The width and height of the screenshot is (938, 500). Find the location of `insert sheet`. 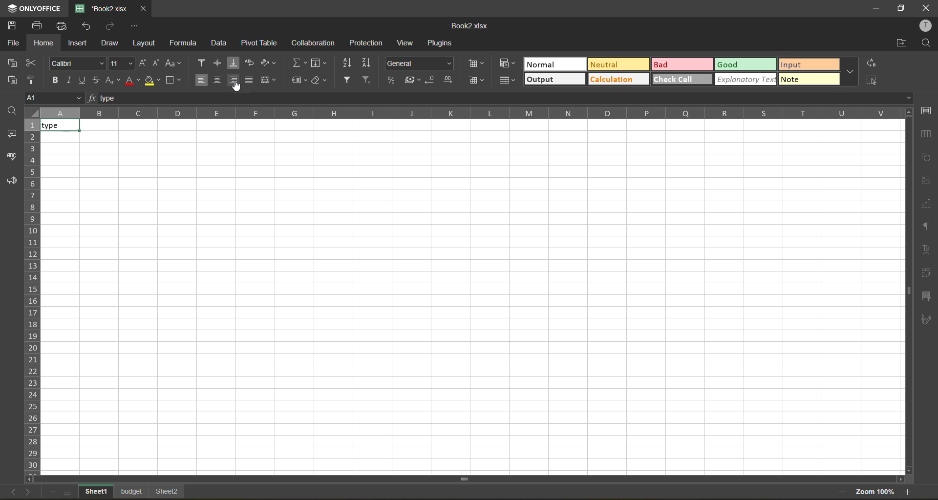

insert sheet is located at coordinates (54, 493).